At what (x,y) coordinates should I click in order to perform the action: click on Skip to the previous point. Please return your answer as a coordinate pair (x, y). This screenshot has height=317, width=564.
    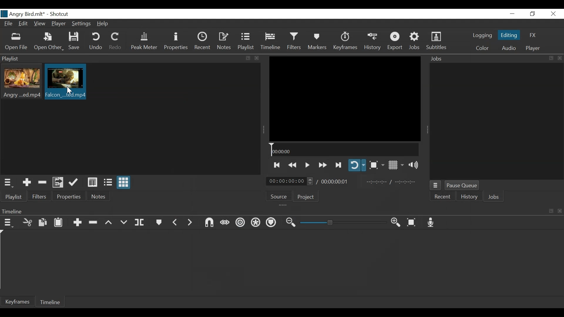
    Looking at the image, I should click on (277, 165).